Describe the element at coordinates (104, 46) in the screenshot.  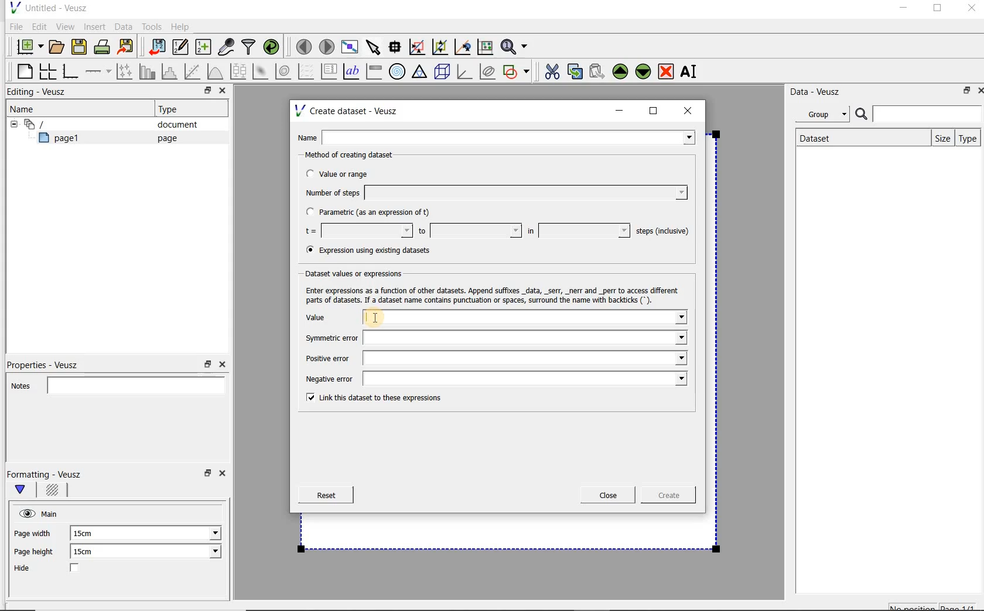
I see `print the document` at that location.